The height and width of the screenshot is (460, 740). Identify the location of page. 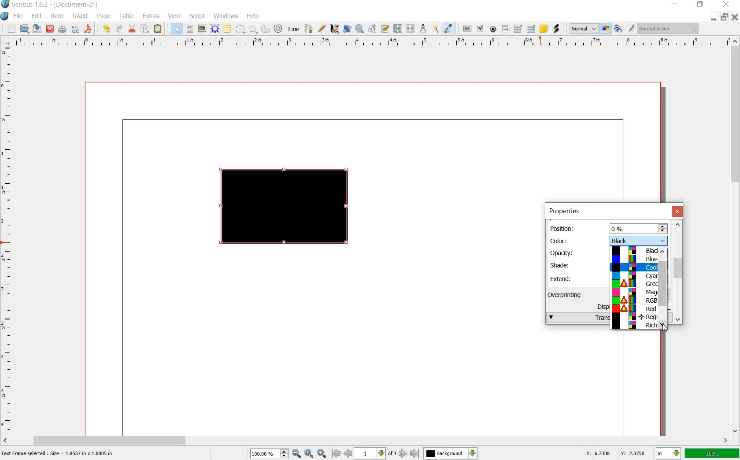
(104, 17).